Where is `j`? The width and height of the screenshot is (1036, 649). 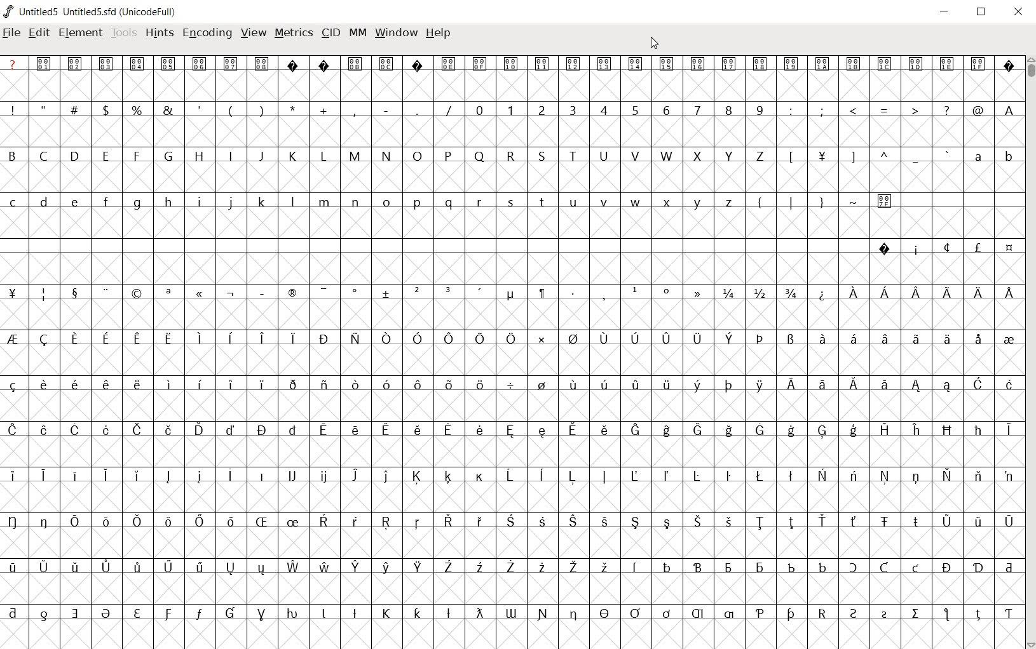
j is located at coordinates (231, 203).